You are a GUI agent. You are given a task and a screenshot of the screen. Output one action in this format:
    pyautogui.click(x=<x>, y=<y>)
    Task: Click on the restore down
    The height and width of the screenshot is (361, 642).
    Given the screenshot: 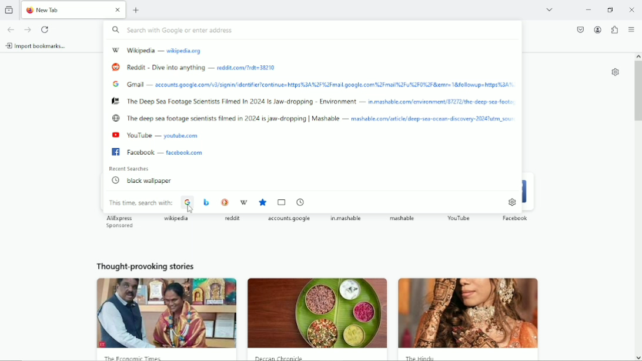 What is the action you would take?
    pyautogui.click(x=610, y=9)
    